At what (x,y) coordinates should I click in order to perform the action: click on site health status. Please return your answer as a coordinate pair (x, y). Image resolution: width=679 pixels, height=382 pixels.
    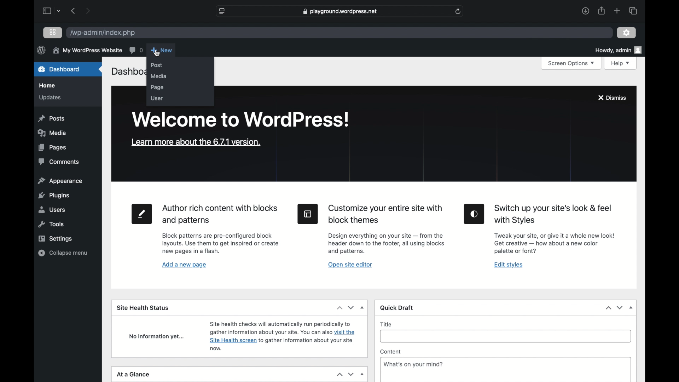
    Looking at the image, I should click on (143, 307).